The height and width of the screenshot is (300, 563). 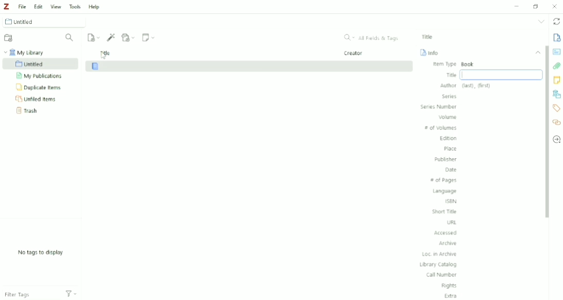 What do you see at coordinates (555, 6) in the screenshot?
I see `Close` at bounding box center [555, 6].